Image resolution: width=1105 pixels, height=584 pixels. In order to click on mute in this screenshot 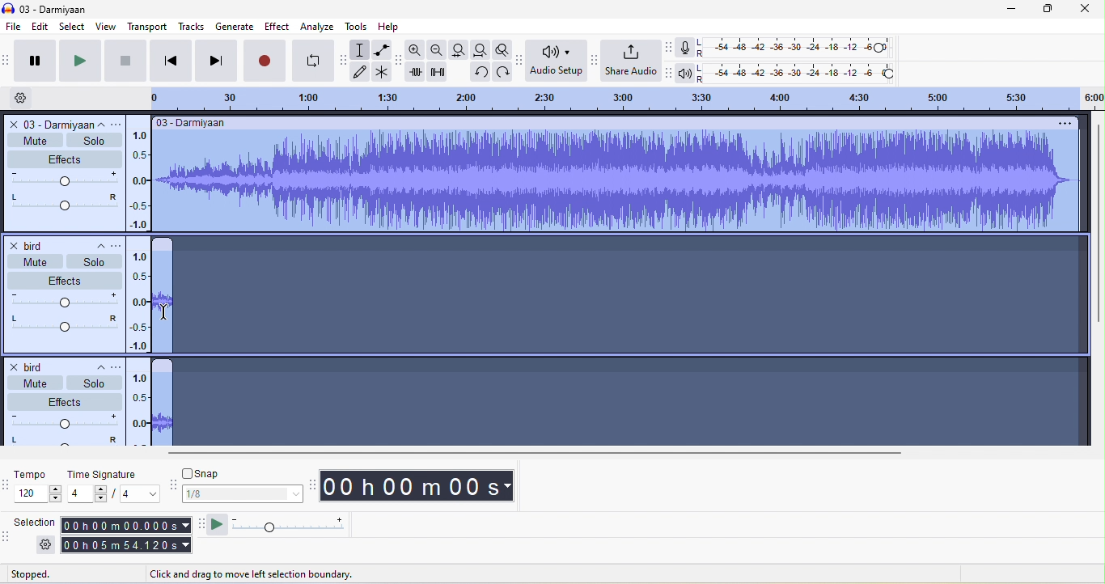, I will do `click(32, 262)`.